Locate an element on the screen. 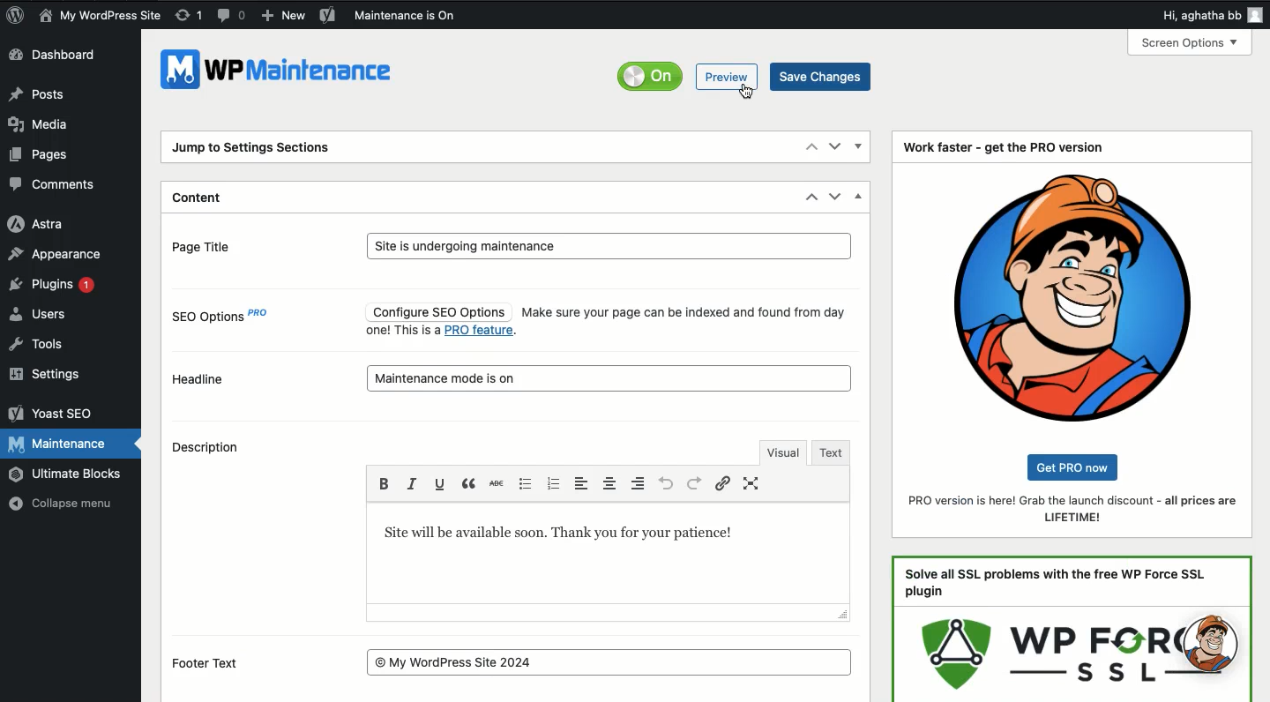 The width and height of the screenshot is (1270, 702). Description is located at coordinates (212, 450).